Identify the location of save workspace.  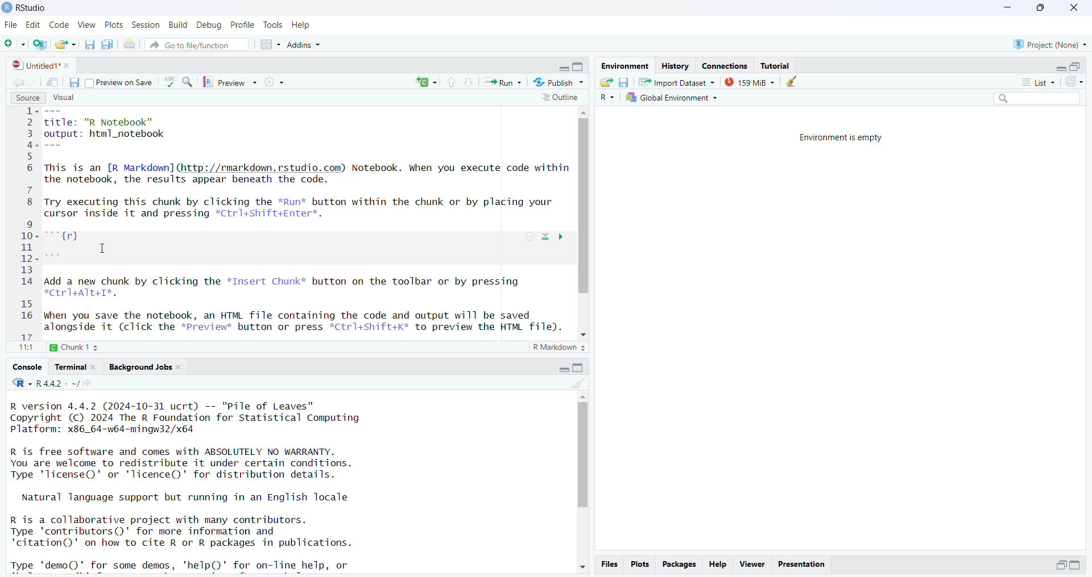
(624, 82).